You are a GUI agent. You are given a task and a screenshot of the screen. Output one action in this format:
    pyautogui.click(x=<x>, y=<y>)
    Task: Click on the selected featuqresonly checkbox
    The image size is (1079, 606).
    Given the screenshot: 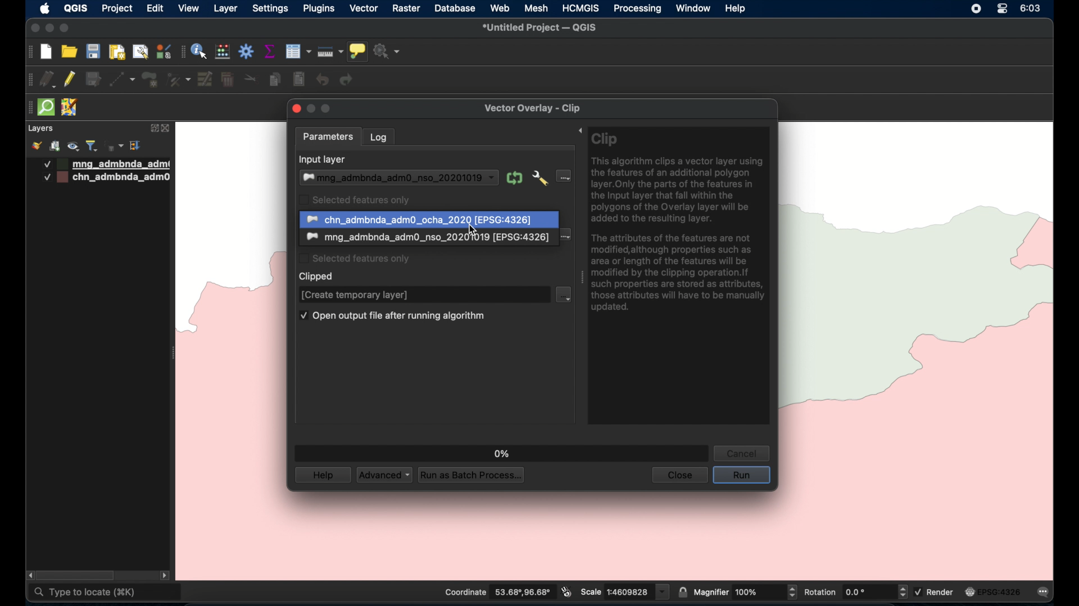 What is the action you would take?
    pyautogui.click(x=355, y=258)
    